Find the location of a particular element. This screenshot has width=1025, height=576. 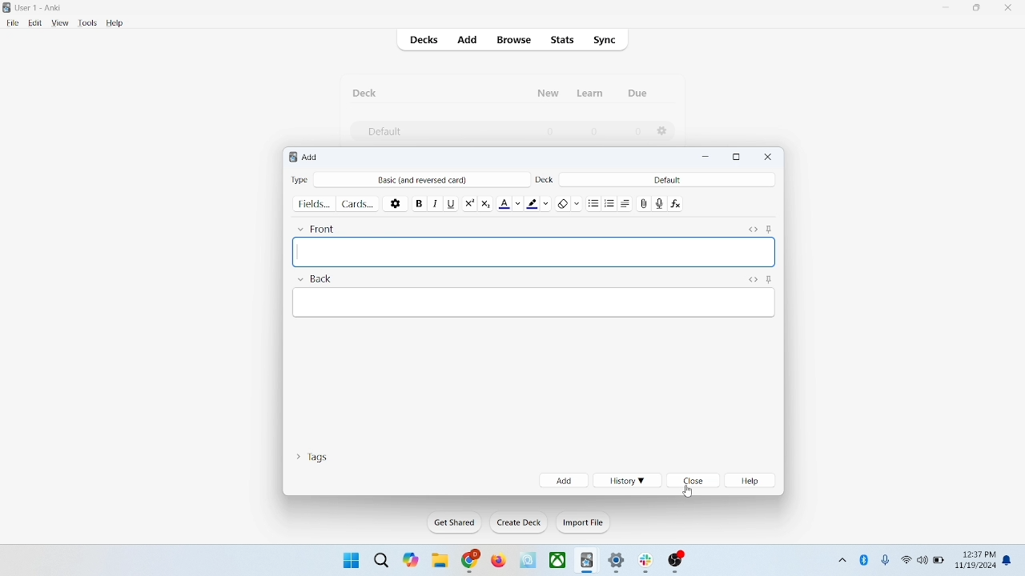

remove formatting is located at coordinates (569, 202).